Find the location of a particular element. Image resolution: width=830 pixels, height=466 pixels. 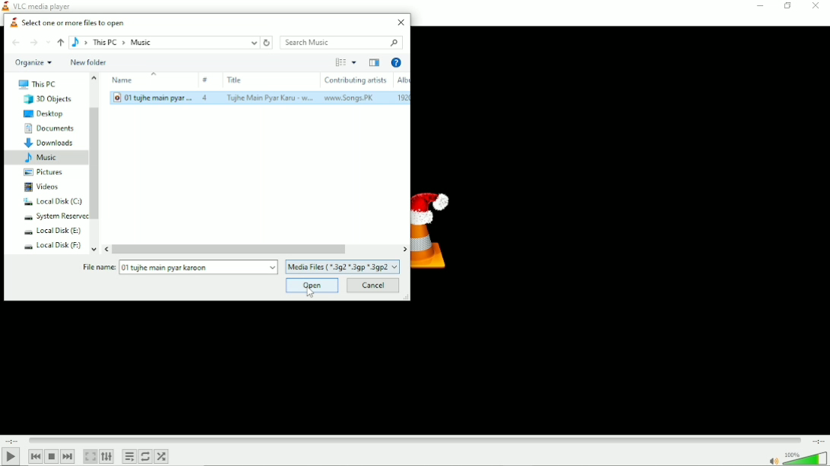

Title is located at coordinates (269, 80).